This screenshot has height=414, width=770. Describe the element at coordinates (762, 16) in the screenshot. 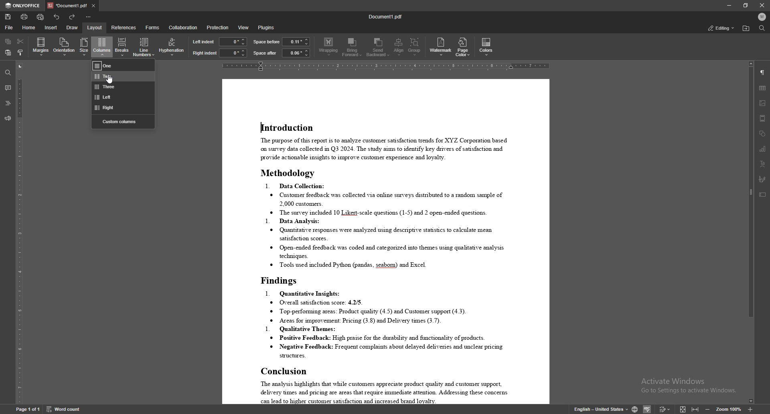

I see `profile` at that location.